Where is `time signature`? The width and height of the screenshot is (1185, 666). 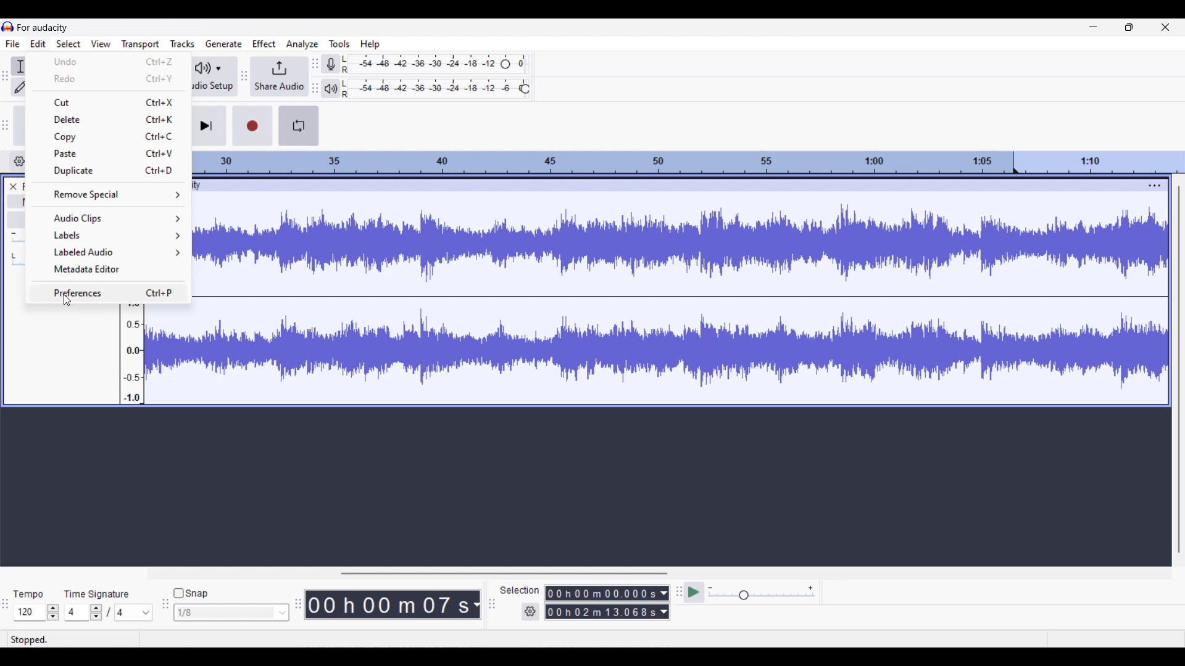
time signature is located at coordinates (98, 594).